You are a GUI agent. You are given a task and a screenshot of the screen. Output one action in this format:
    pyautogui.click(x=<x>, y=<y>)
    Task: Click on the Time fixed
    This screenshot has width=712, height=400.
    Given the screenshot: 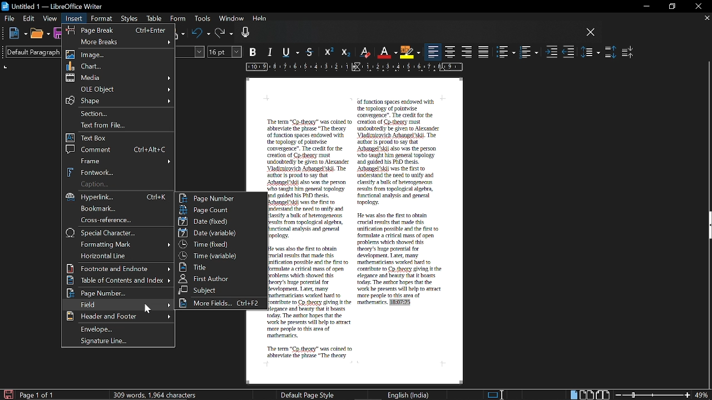 What is the action you would take?
    pyautogui.click(x=220, y=244)
    